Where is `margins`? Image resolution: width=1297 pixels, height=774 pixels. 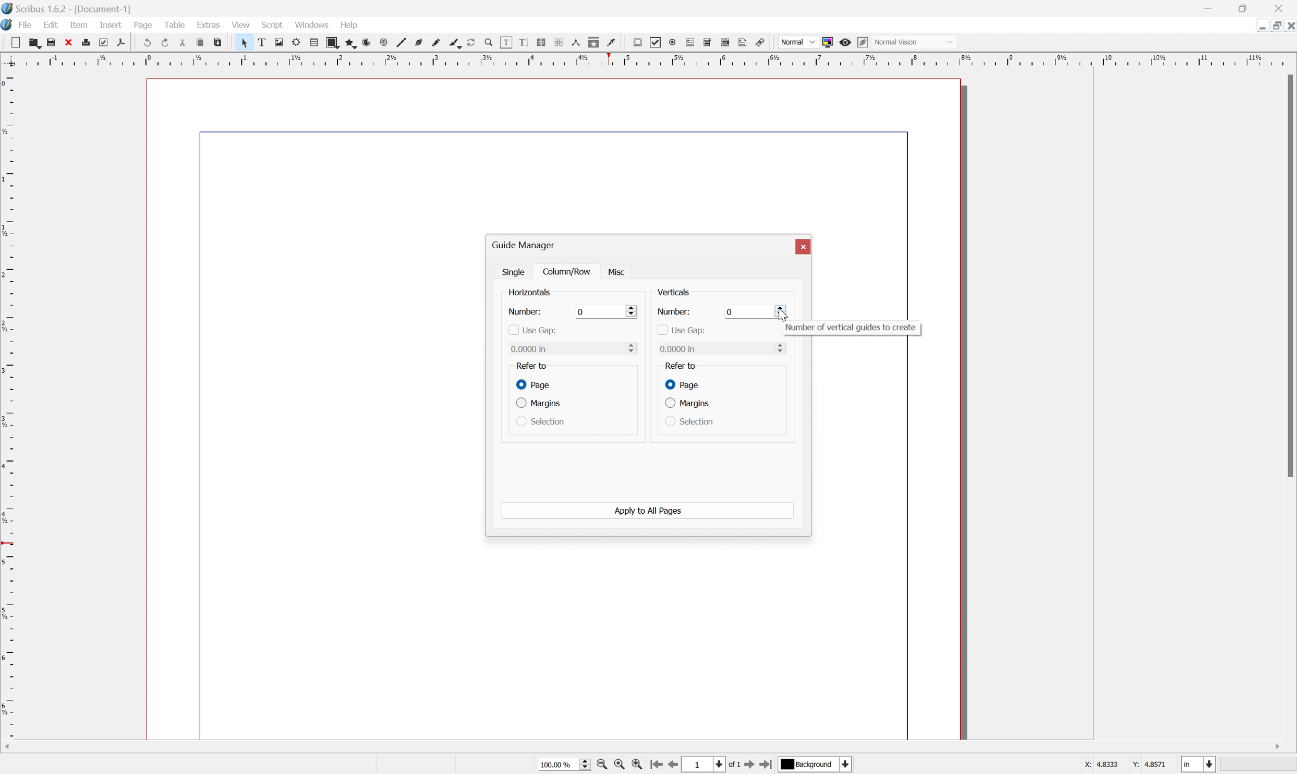
margins is located at coordinates (688, 403).